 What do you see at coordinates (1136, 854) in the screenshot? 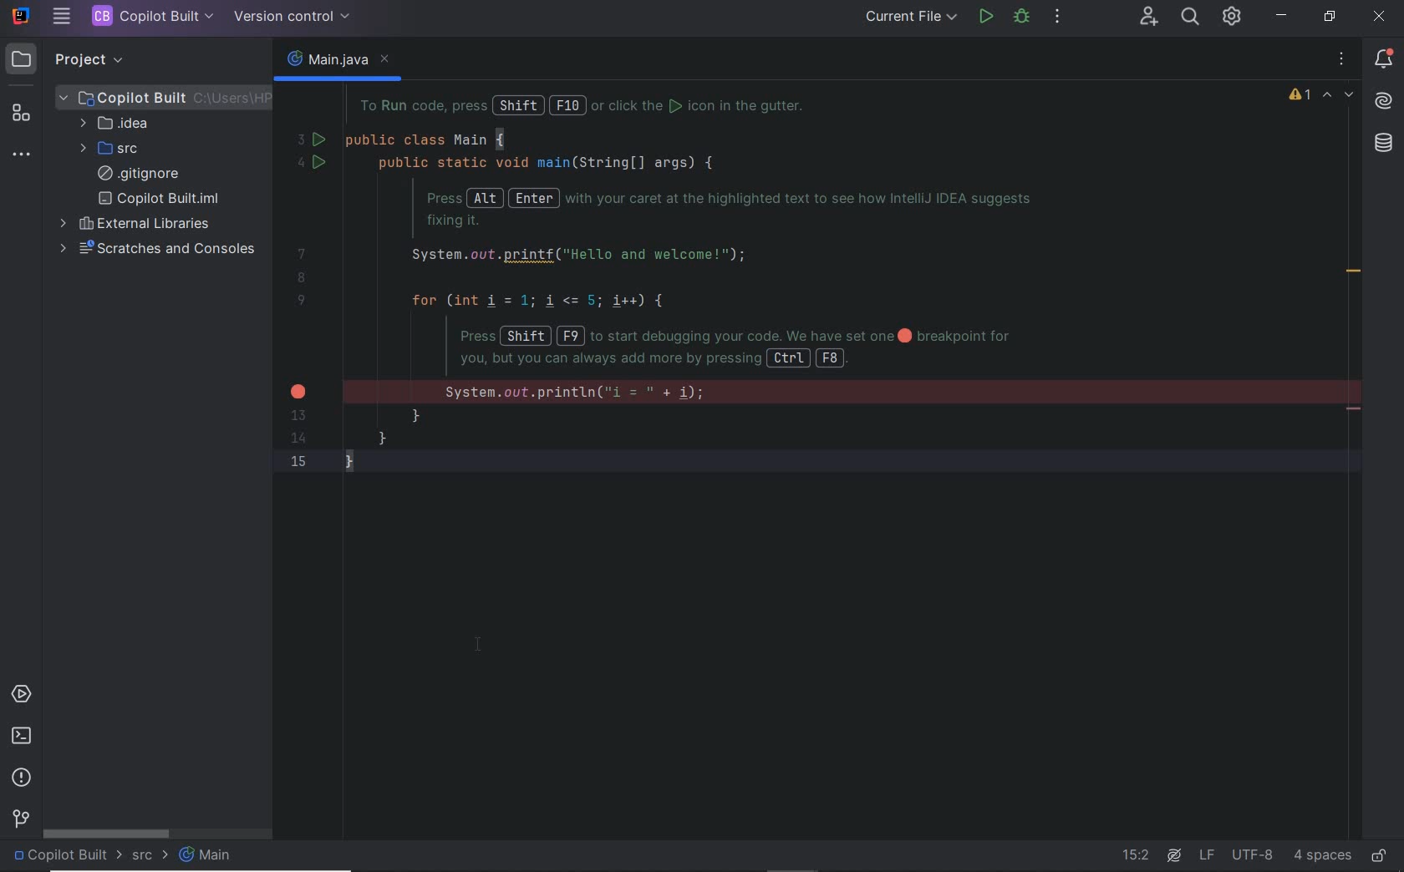
I see `go to line` at bounding box center [1136, 854].